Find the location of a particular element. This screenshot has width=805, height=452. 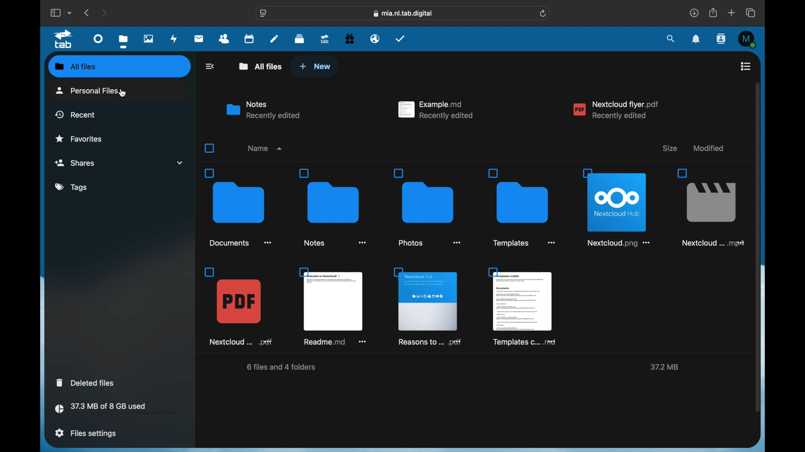

file is located at coordinates (239, 307).